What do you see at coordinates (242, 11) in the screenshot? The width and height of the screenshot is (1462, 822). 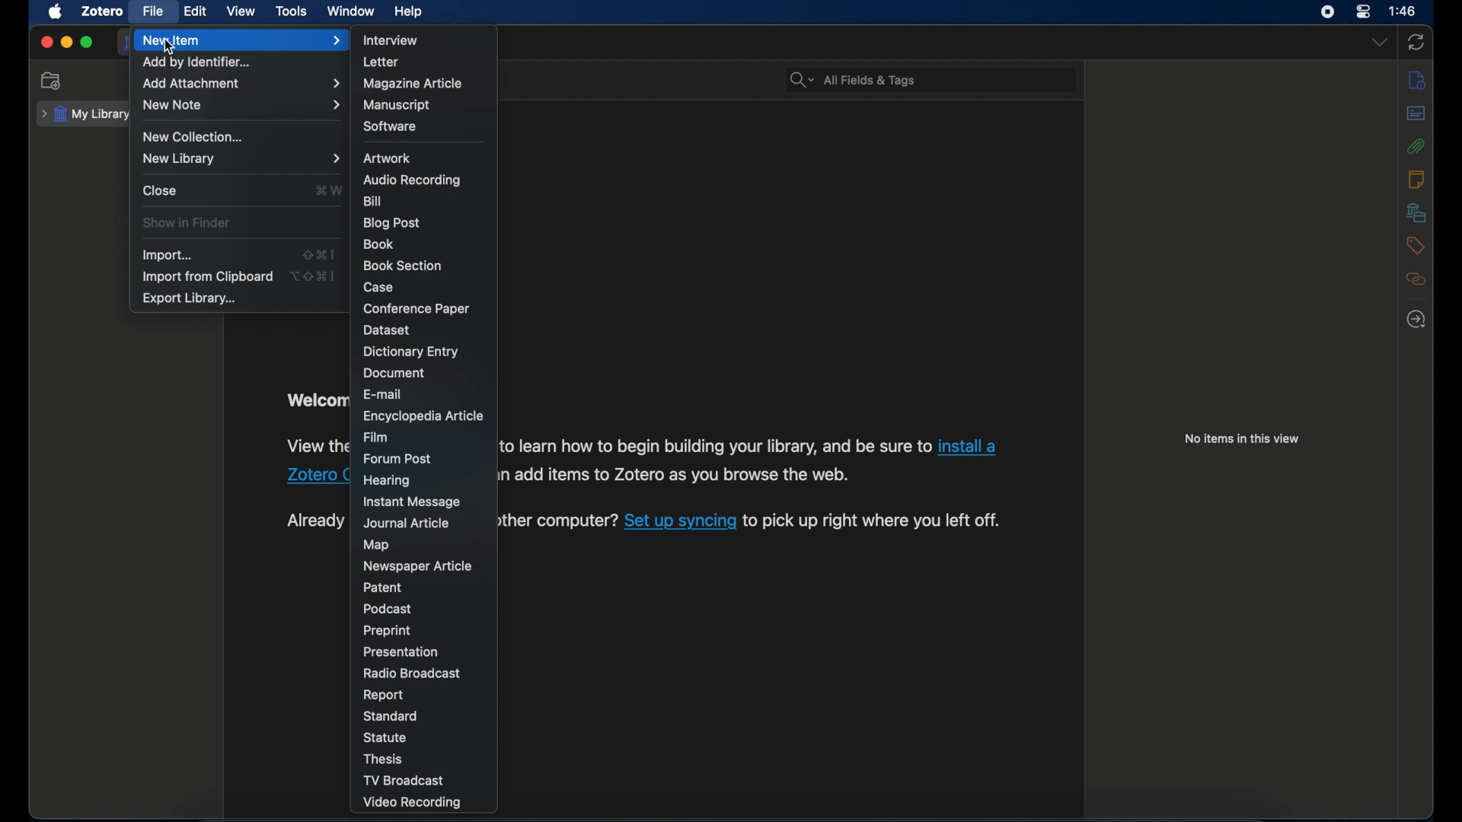 I see `view` at bounding box center [242, 11].